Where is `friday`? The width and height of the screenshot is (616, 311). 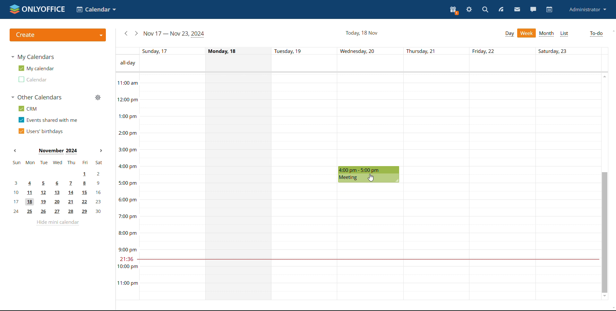
friday is located at coordinates (503, 187).